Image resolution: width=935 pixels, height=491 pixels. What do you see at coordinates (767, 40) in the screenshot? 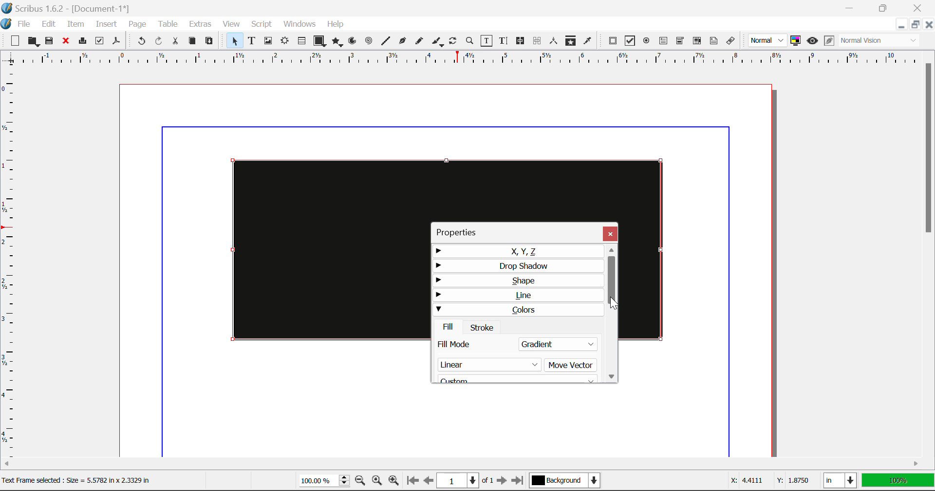
I see `Preview Mode` at bounding box center [767, 40].